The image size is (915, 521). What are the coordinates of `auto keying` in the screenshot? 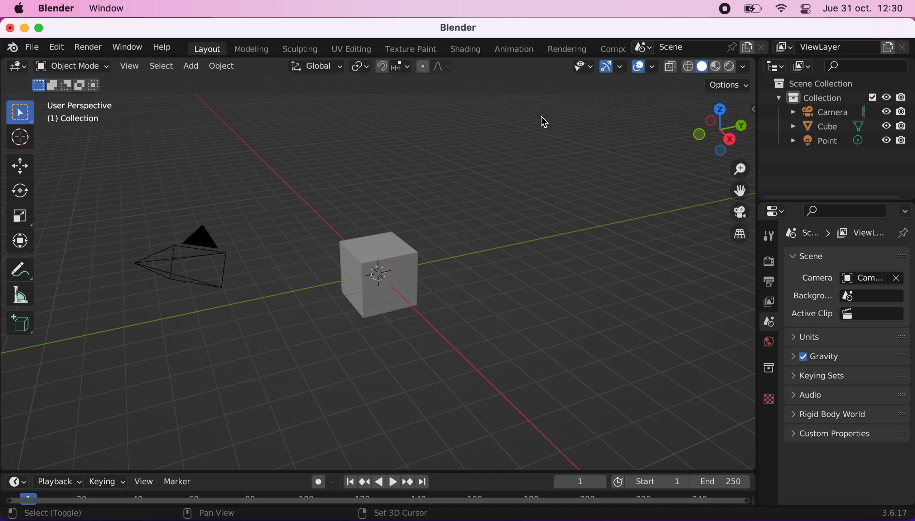 It's located at (314, 480).